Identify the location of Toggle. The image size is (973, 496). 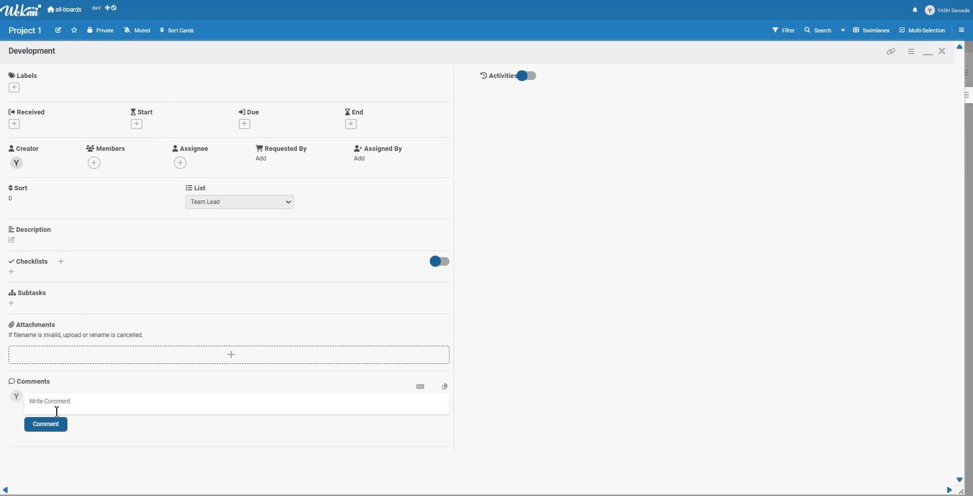
(438, 262).